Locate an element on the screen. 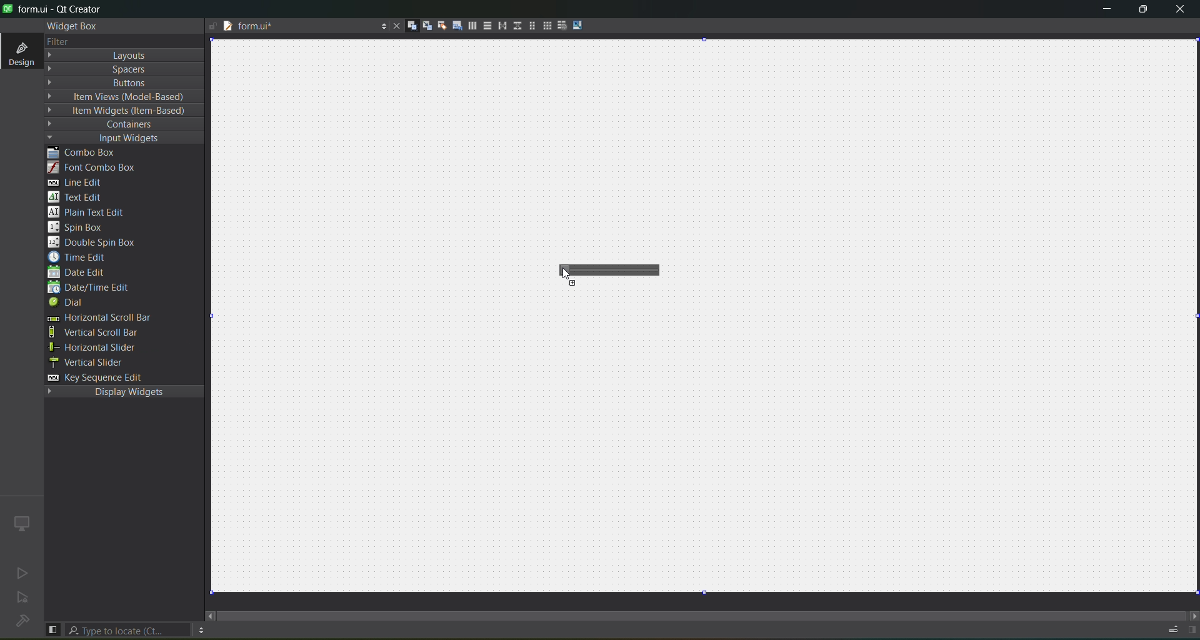 Image resolution: width=1200 pixels, height=640 pixels. minimize is located at coordinates (1102, 11).